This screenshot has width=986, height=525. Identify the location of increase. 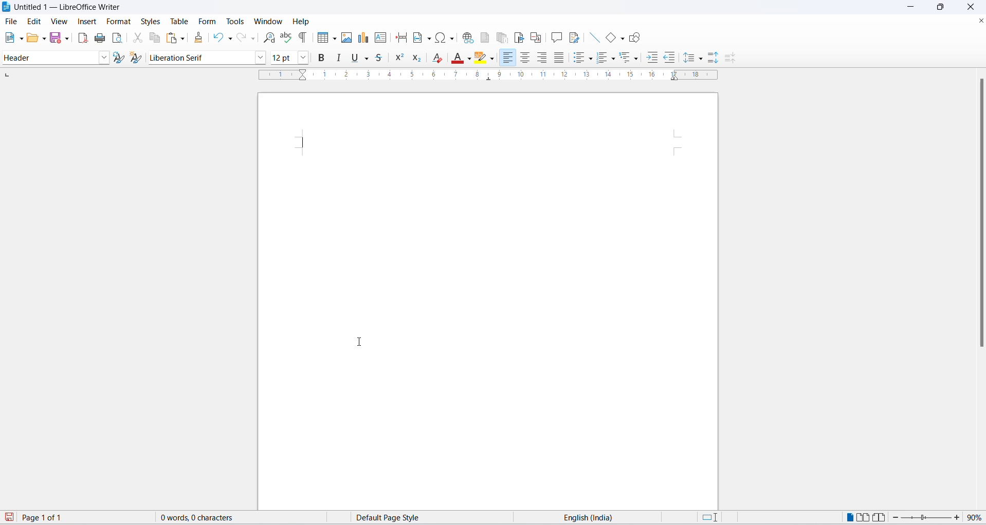
(958, 517).